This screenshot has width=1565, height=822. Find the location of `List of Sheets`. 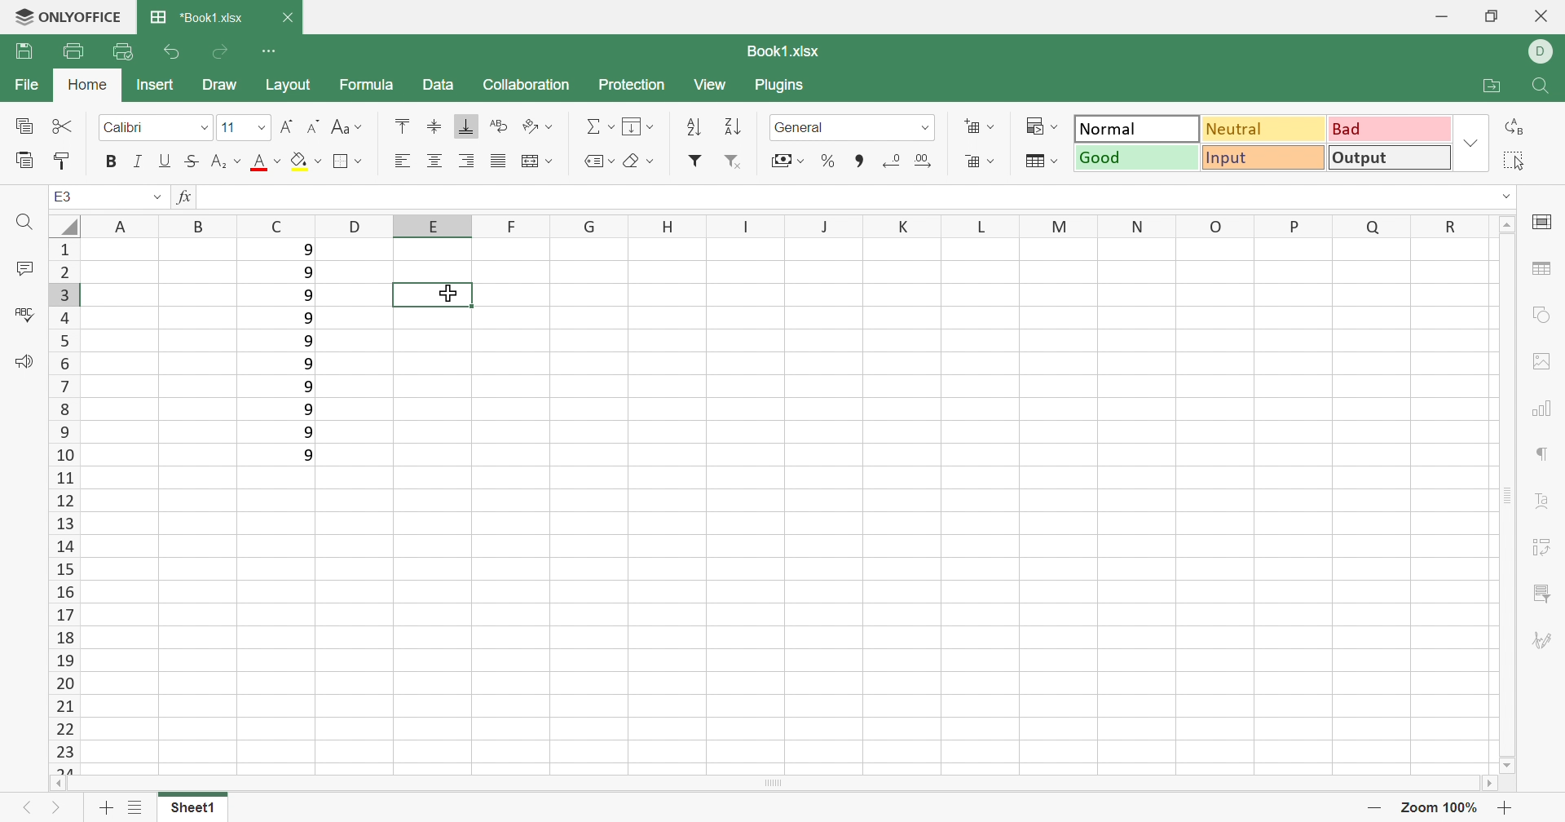

List of Sheets is located at coordinates (135, 808).